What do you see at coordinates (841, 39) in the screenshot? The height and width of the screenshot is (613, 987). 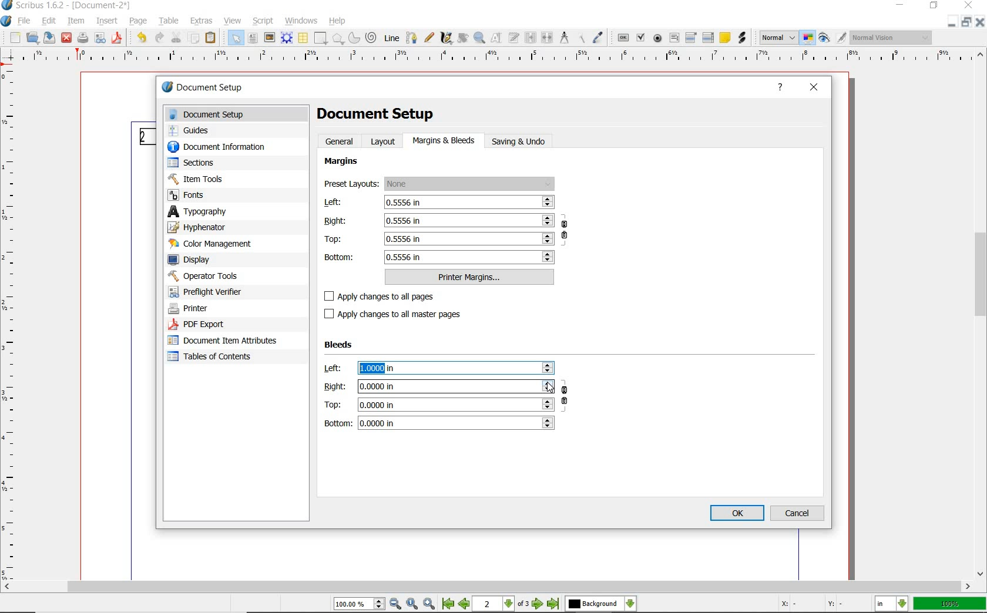 I see `Edit in Preview Mode` at bounding box center [841, 39].